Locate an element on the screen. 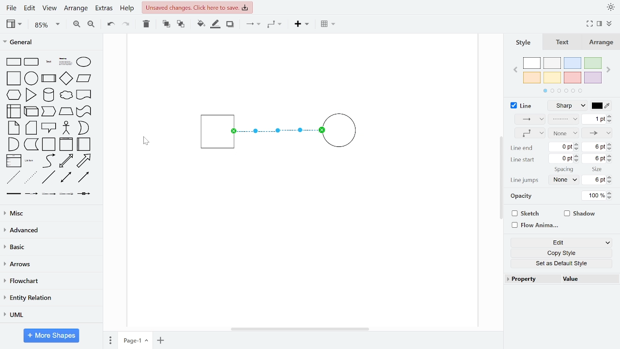  link is located at coordinates (13, 194).